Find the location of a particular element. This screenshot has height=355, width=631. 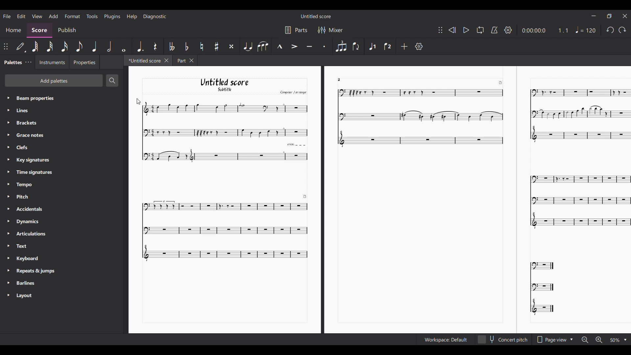

Filter is located at coordinates (321, 30).